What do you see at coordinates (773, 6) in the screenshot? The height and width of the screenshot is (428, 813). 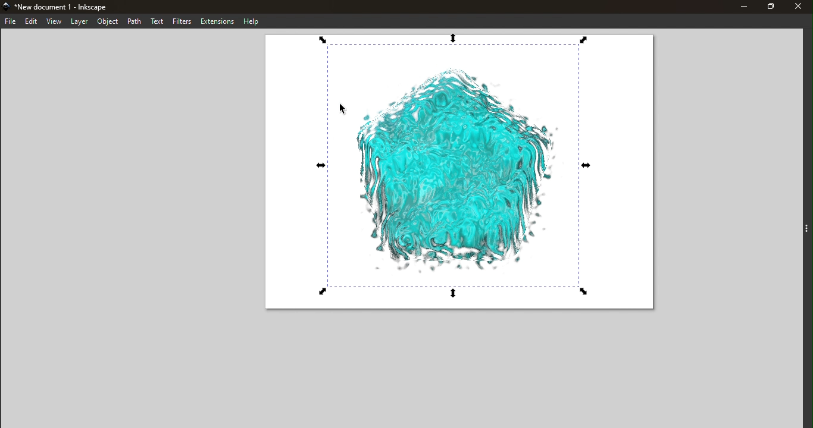 I see `Maximize` at bounding box center [773, 6].